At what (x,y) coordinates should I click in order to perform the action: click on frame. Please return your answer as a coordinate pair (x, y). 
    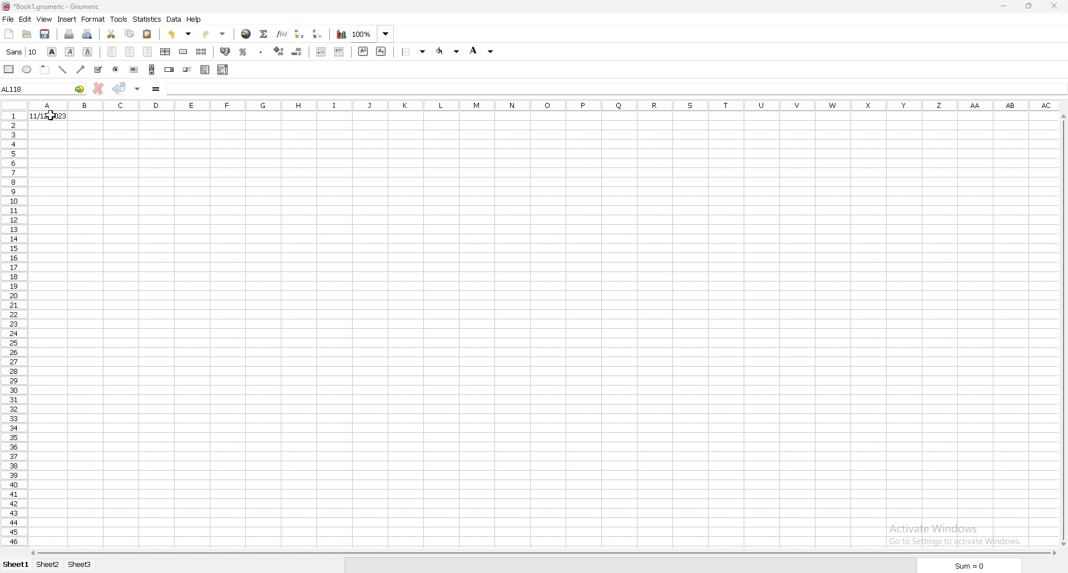
    Looking at the image, I should click on (45, 70).